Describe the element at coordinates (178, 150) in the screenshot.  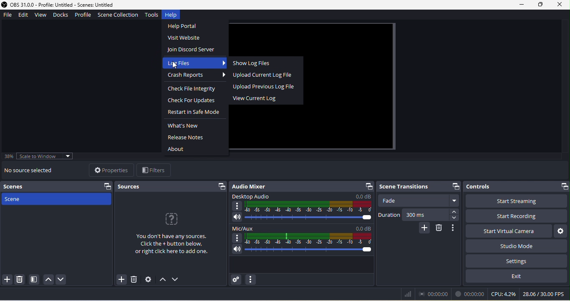
I see `about` at that location.